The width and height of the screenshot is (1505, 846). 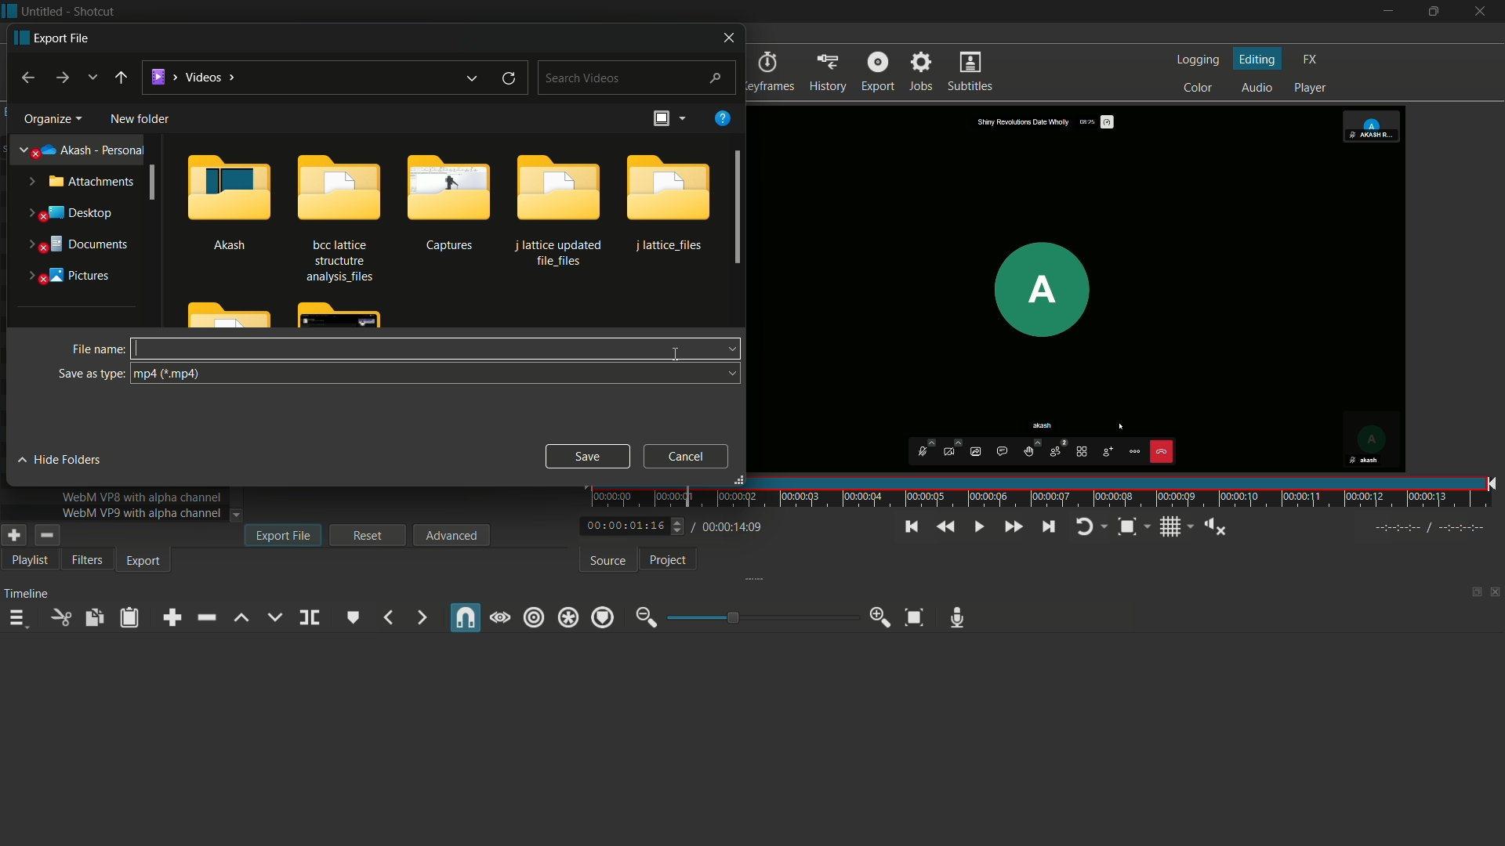 What do you see at coordinates (143, 512) in the screenshot?
I see `text` at bounding box center [143, 512].